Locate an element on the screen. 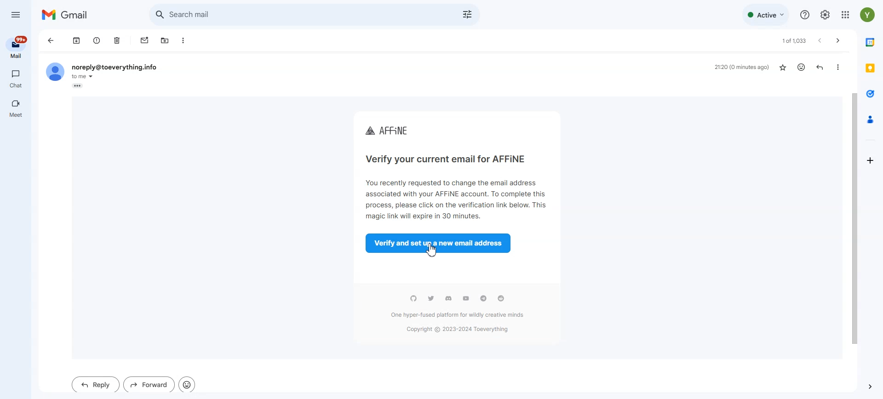  Status Active is located at coordinates (765, 15).